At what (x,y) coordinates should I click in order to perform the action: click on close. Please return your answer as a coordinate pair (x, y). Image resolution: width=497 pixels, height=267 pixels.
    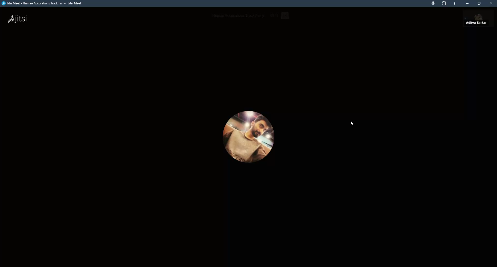
    Looking at the image, I should click on (491, 3).